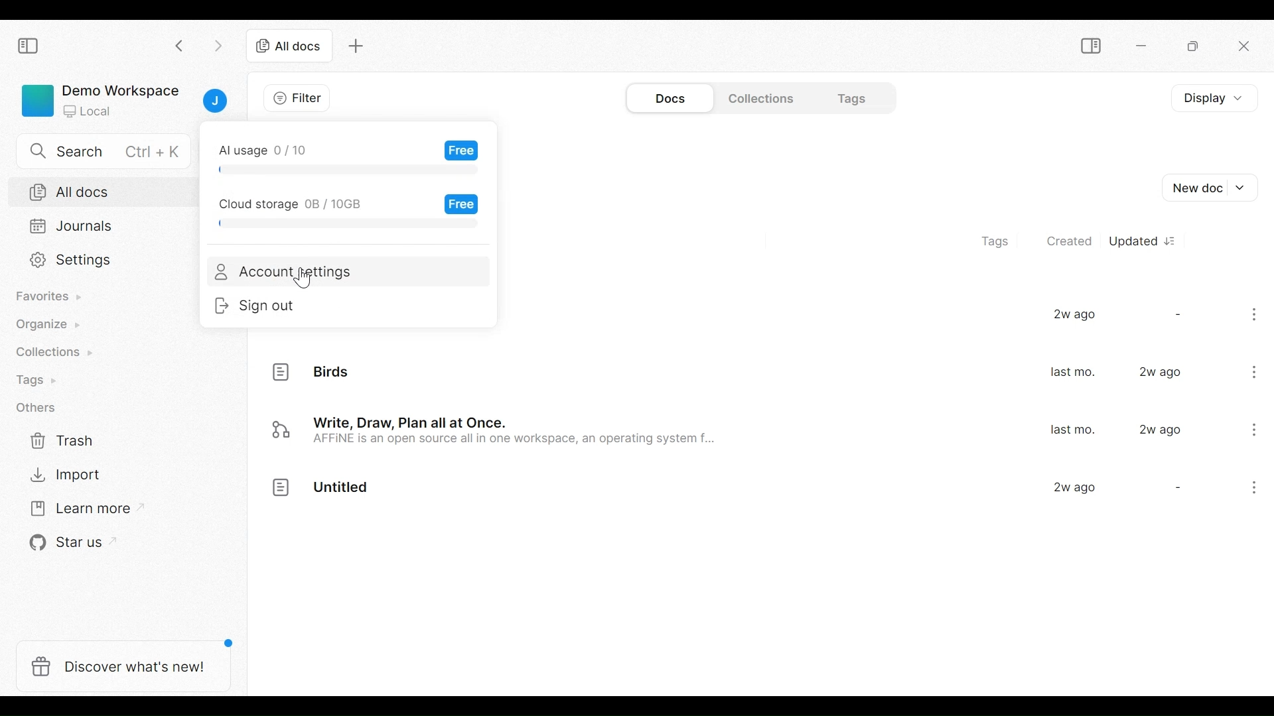 This screenshot has height=716, width=1274. Describe the element at coordinates (1143, 45) in the screenshot. I see `minimize` at that location.